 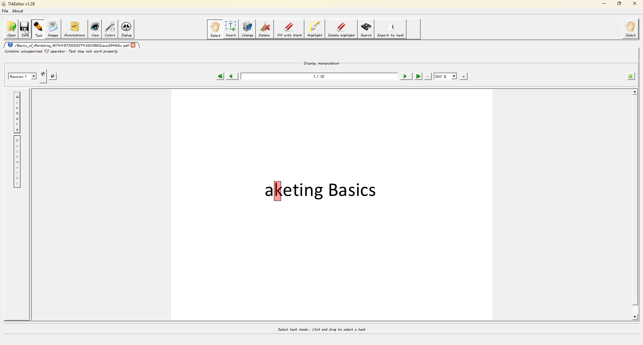 What do you see at coordinates (111, 29) in the screenshot?
I see `colors` at bounding box center [111, 29].